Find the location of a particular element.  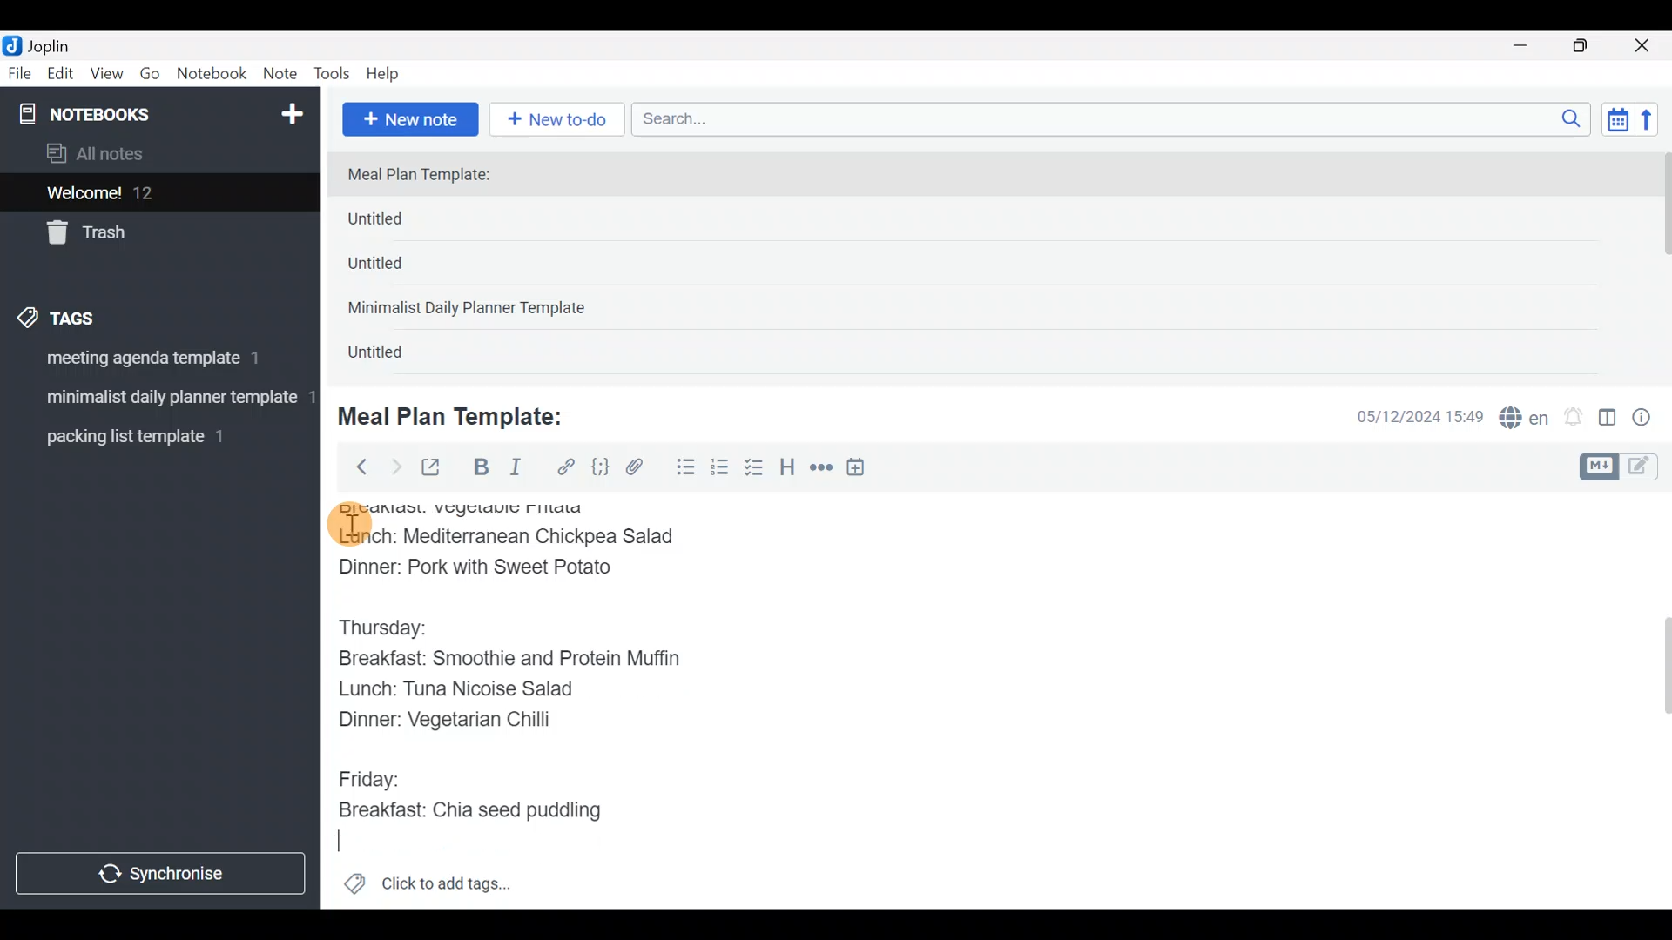

Welcome! is located at coordinates (158, 194).